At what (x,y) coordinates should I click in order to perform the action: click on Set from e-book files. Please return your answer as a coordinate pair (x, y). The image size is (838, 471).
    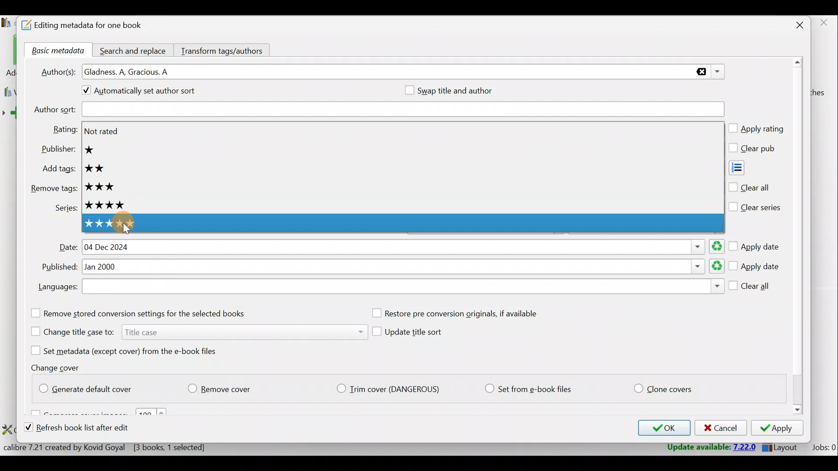
    Looking at the image, I should click on (528, 389).